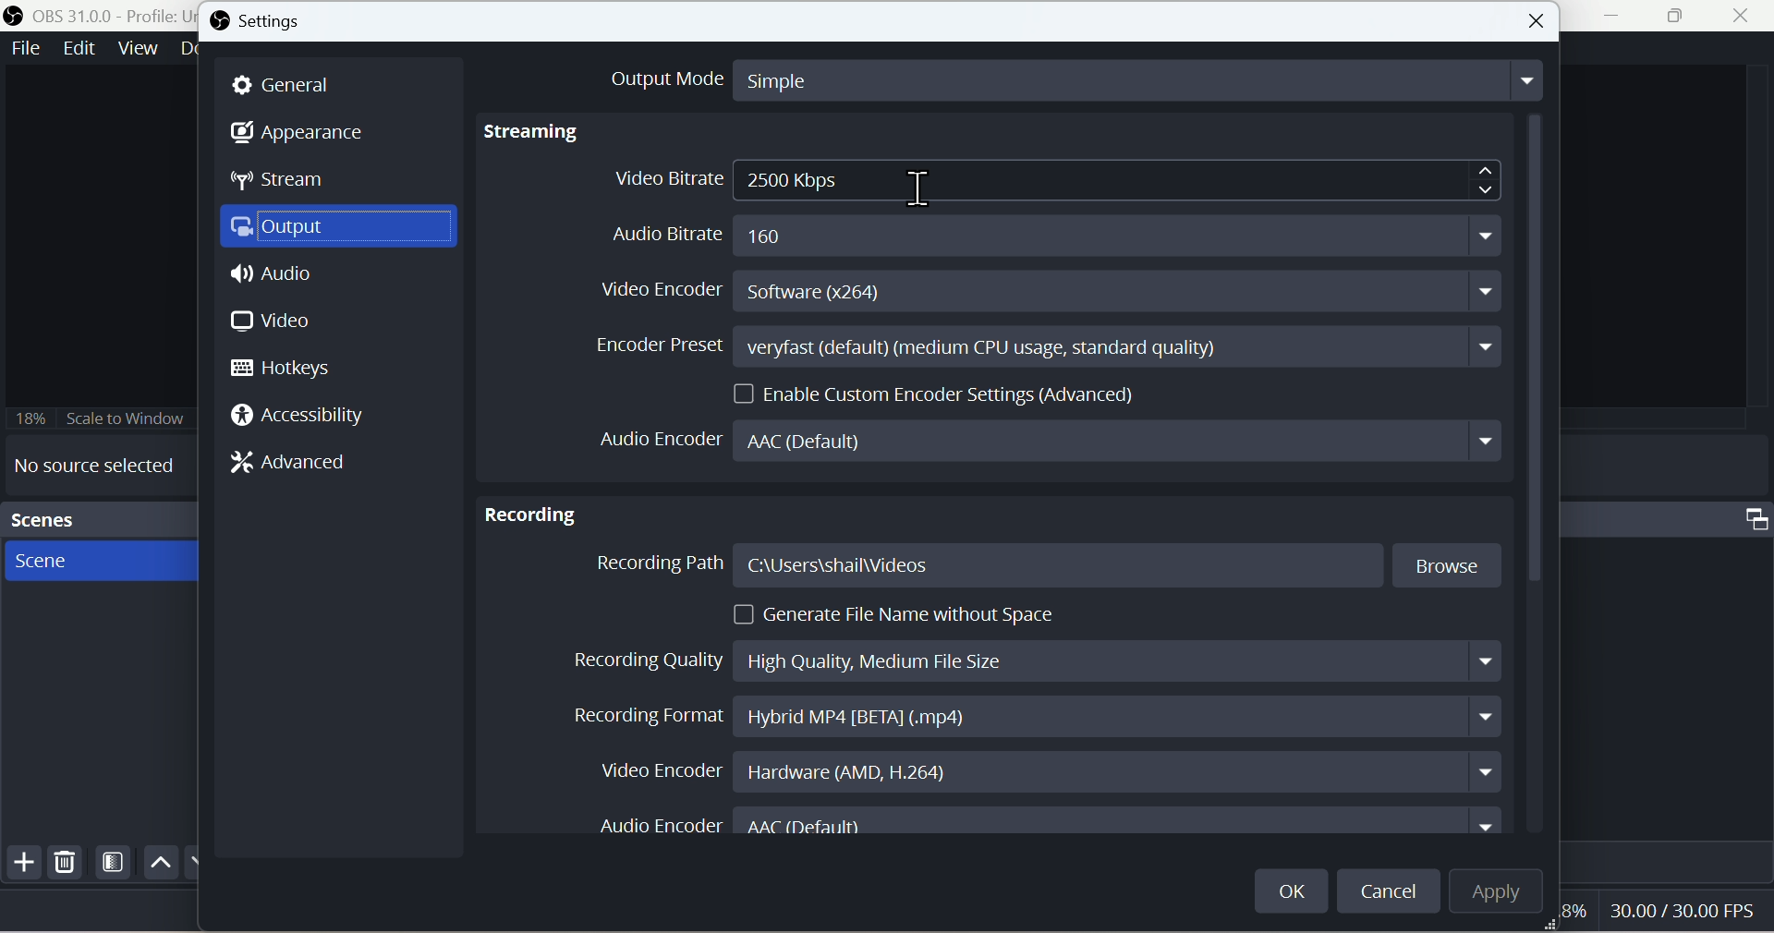 Image resolution: width=1774 pixels, height=933 pixels. Describe the element at coordinates (294, 84) in the screenshot. I see `General` at that location.